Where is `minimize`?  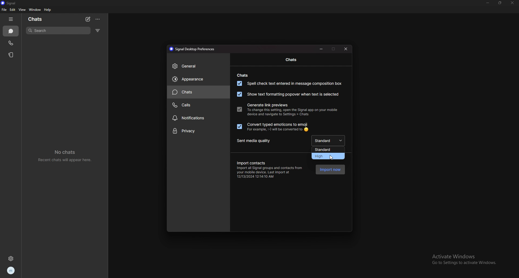
minimize is located at coordinates (488, 3).